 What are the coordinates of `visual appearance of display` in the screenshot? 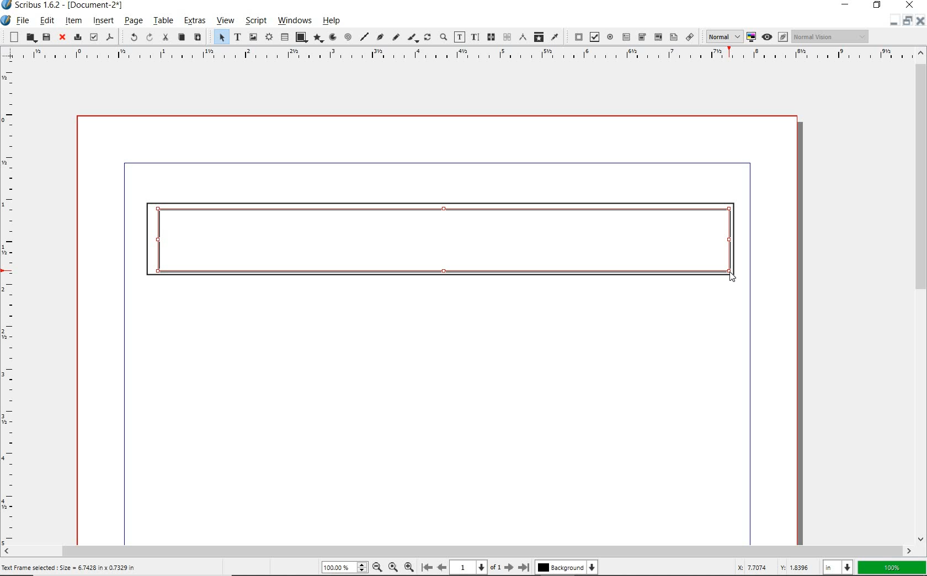 It's located at (832, 36).